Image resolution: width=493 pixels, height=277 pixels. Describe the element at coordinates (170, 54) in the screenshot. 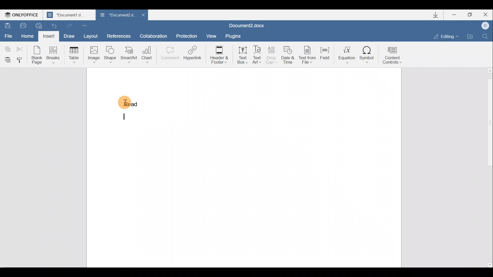

I see `Comment` at that location.